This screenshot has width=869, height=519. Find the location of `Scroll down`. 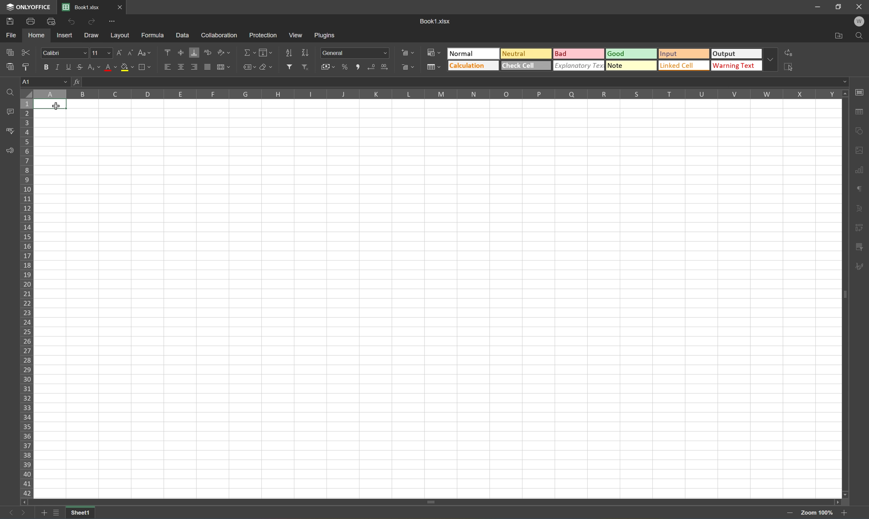

Scroll down is located at coordinates (846, 495).